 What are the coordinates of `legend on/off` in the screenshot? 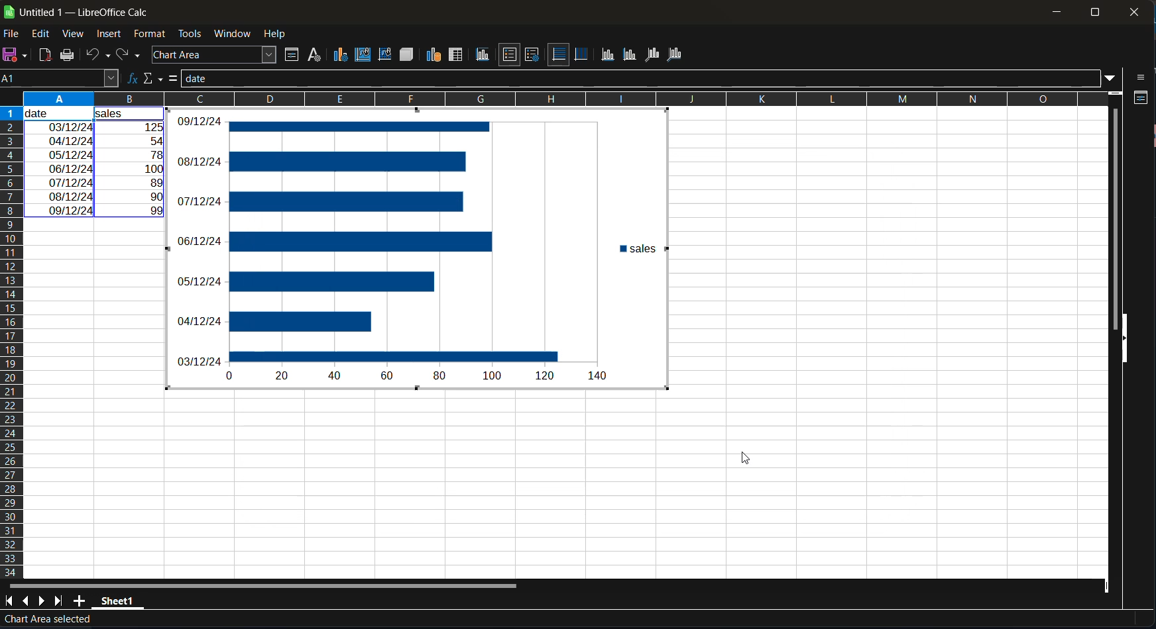 It's located at (511, 55).